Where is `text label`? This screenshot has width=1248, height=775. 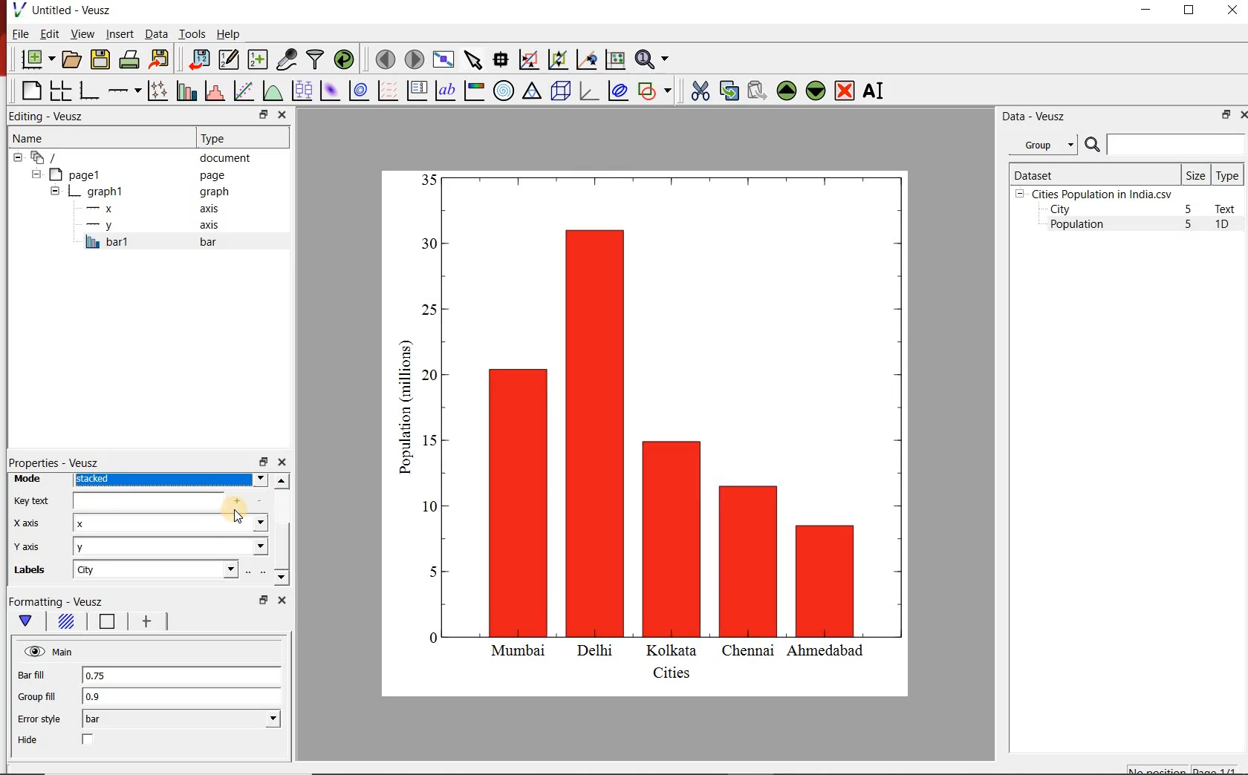 text label is located at coordinates (445, 90).